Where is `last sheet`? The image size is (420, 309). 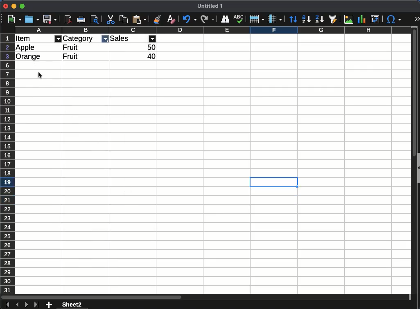 last sheet is located at coordinates (36, 305).